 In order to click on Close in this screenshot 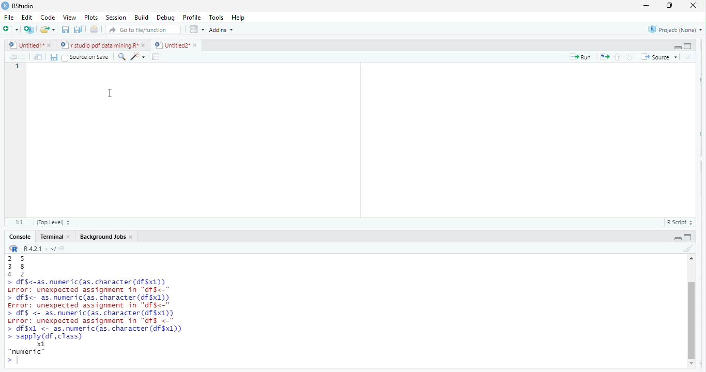, I will do `click(691, 6)`.